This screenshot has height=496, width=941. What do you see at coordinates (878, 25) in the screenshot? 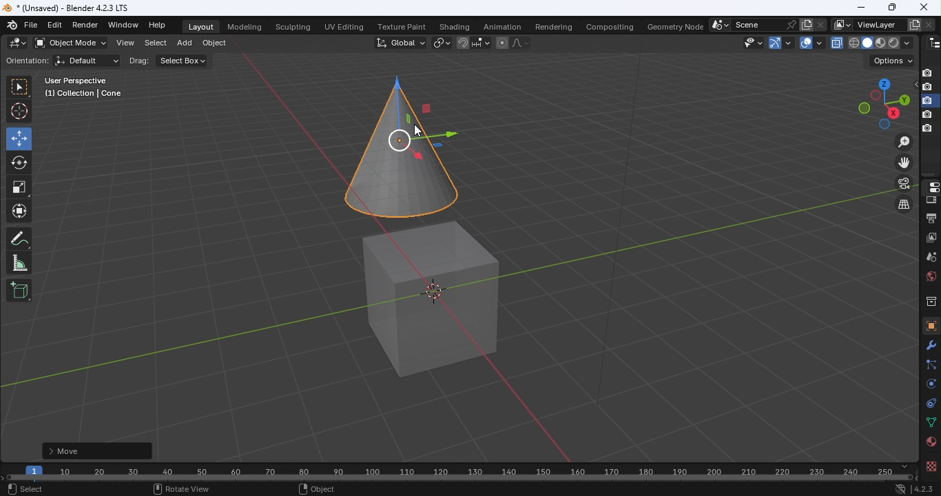
I see `Name` at bounding box center [878, 25].